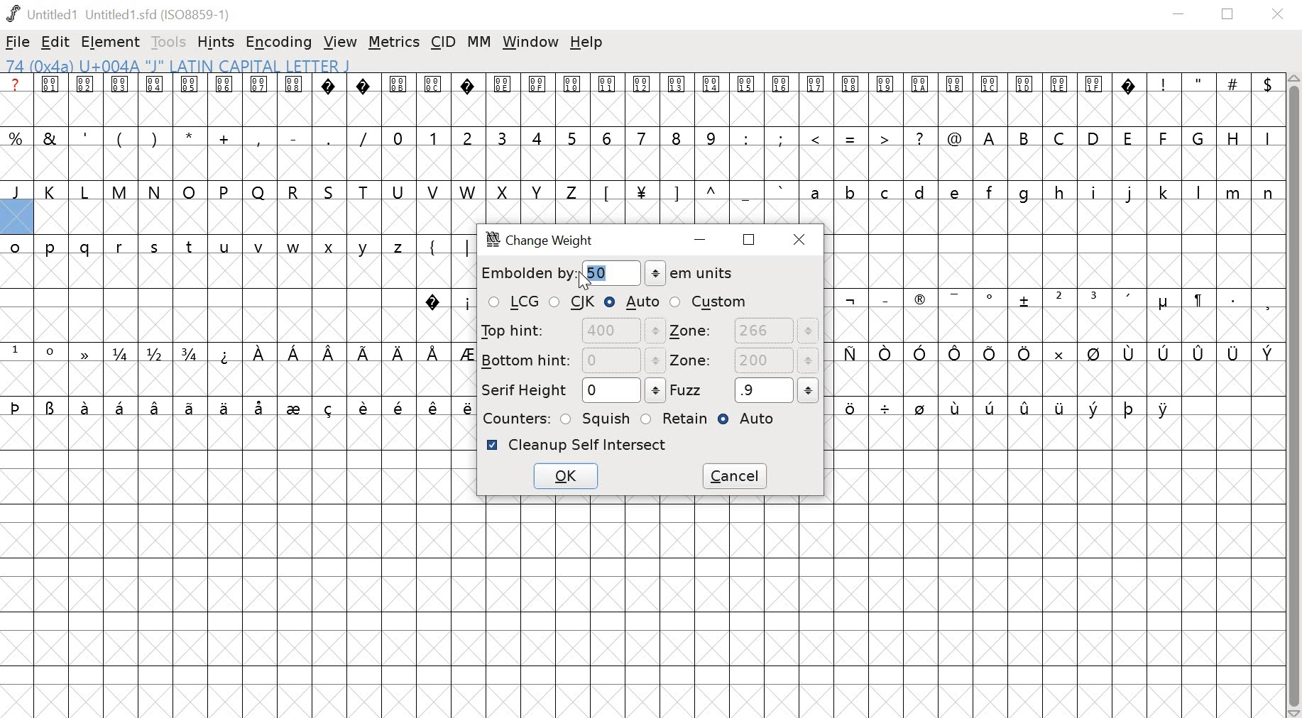 This screenshot has width=1302, height=718. What do you see at coordinates (514, 418) in the screenshot?
I see `COUNTERS` at bounding box center [514, 418].